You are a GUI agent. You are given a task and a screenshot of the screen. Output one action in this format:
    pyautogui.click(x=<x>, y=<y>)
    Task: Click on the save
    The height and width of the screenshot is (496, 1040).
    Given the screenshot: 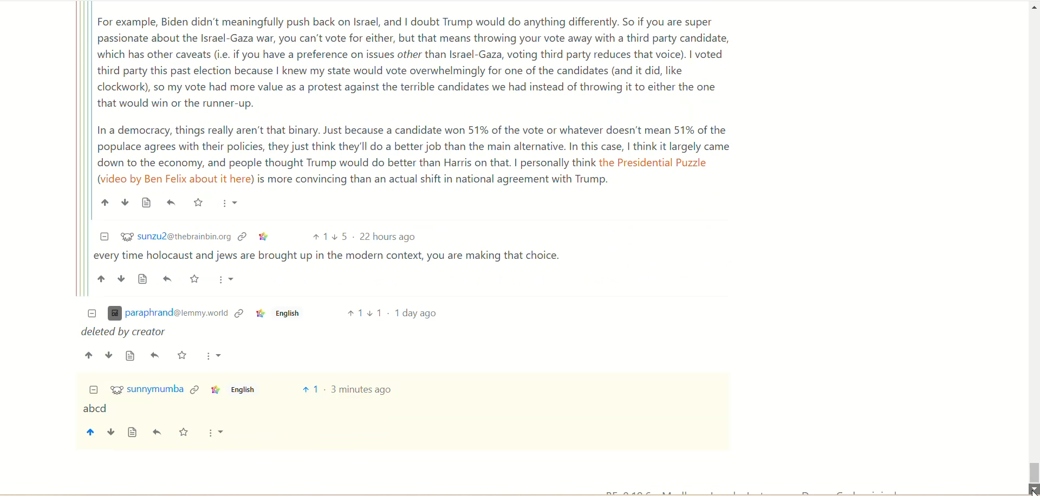 What is the action you would take?
    pyautogui.click(x=186, y=433)
    